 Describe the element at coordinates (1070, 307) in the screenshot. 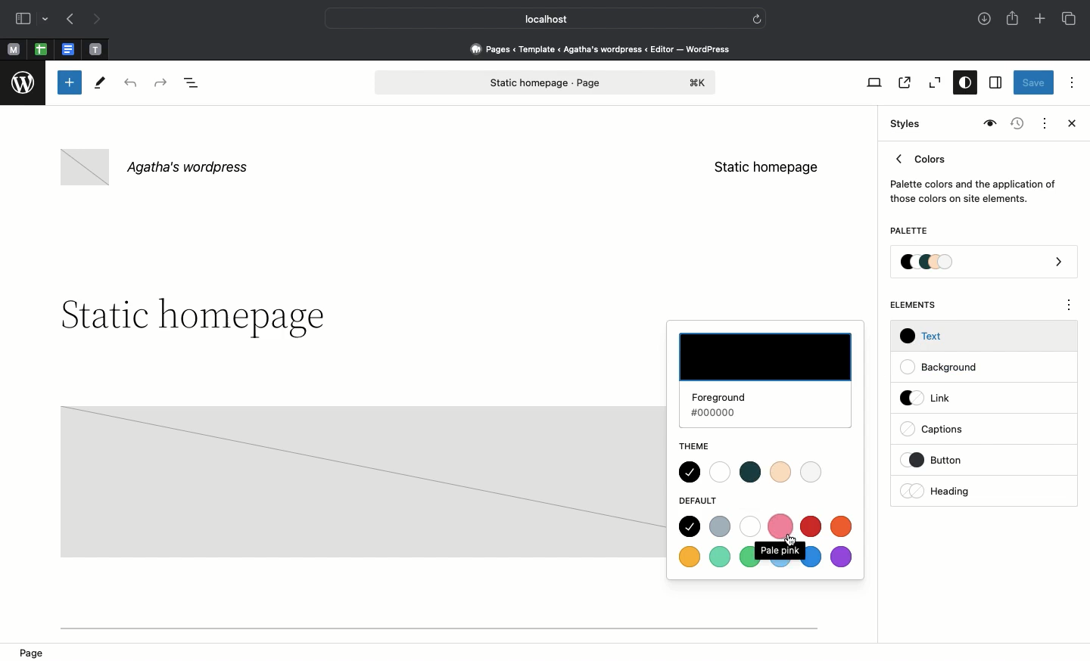

I see `options` at that location.